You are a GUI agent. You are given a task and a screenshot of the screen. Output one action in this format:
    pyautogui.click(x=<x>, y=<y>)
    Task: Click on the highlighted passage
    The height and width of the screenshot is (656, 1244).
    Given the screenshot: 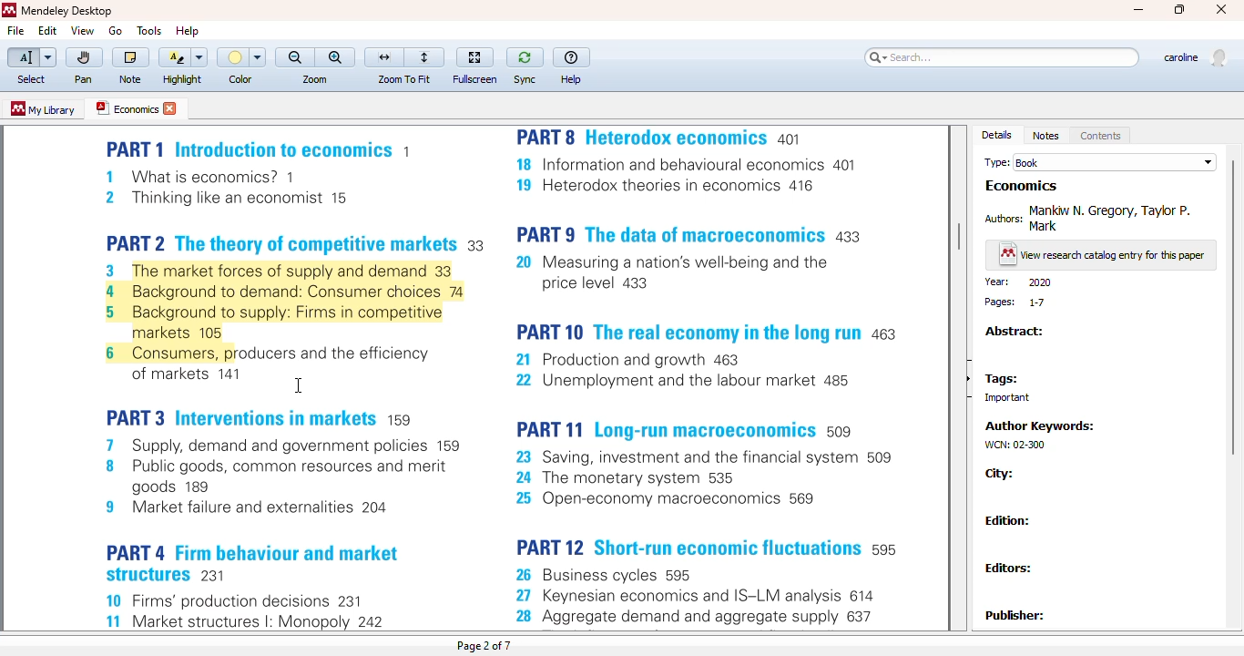 What is the action you would take?
    pyautogui.click(x=284, y=312)
    